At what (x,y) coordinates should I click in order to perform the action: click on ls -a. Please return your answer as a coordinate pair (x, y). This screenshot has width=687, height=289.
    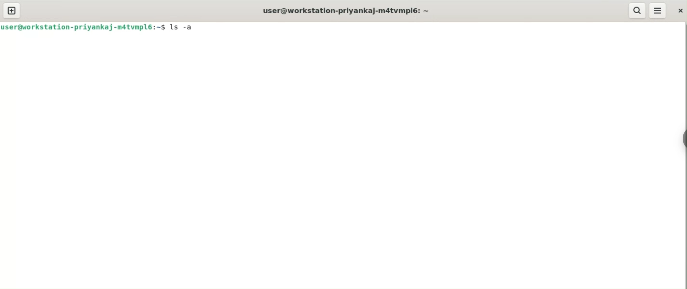
    Looking at the image, I should click on (183, 27).